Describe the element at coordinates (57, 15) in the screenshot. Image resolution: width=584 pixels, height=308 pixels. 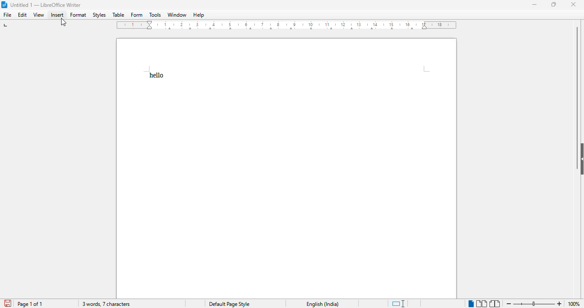
I see `insert` at that location.